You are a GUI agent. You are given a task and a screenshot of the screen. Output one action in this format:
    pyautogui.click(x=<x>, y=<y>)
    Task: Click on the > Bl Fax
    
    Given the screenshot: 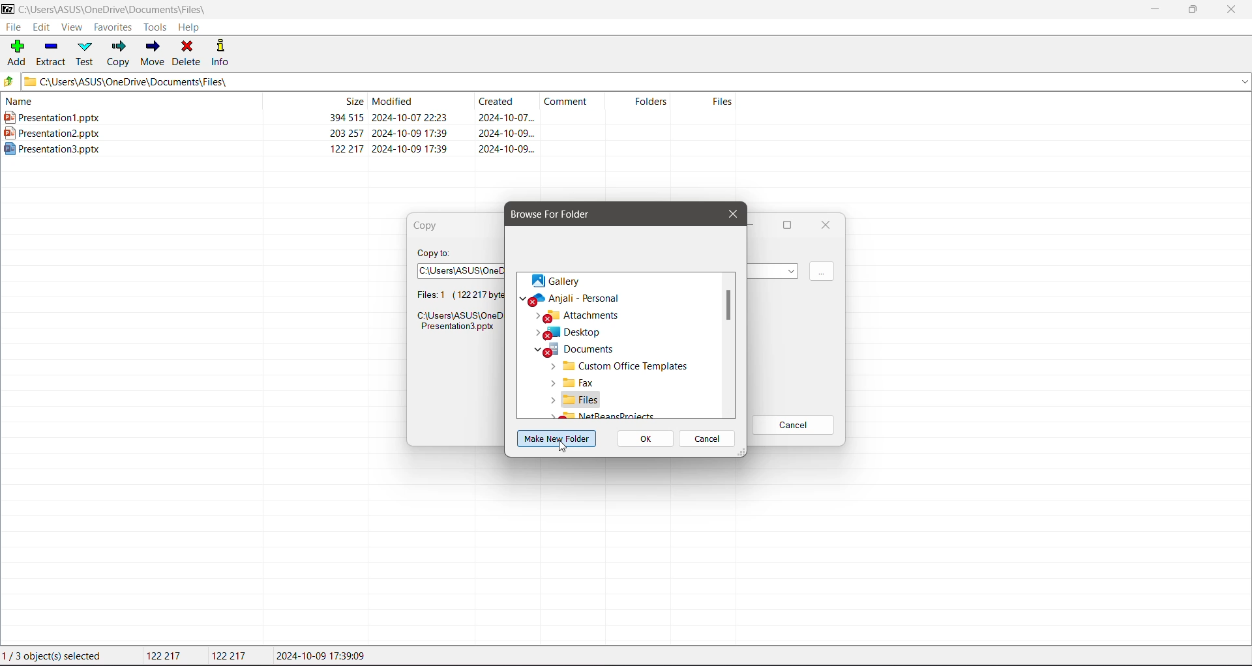 What is the action you would take?
    pyautogui.click(x=568, y=383)
    